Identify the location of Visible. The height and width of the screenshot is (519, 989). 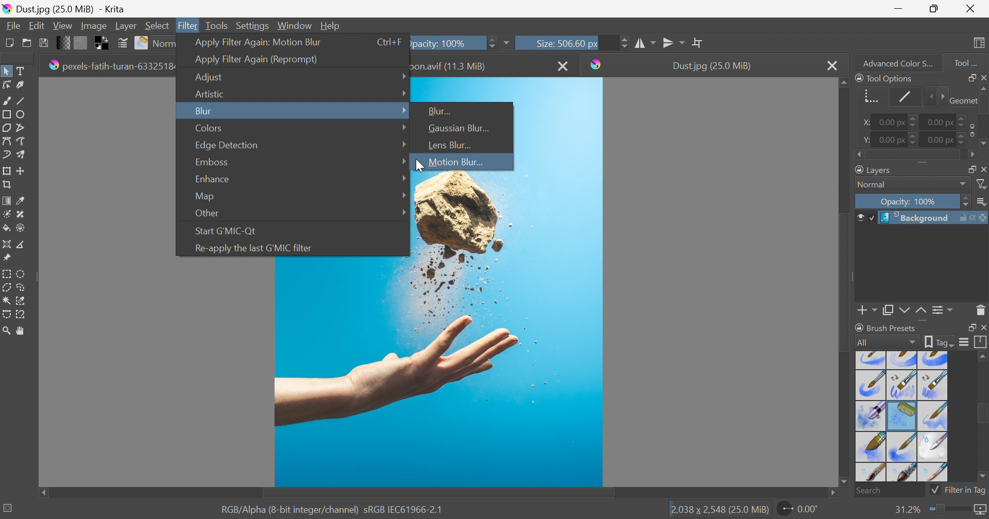
(864, 218).